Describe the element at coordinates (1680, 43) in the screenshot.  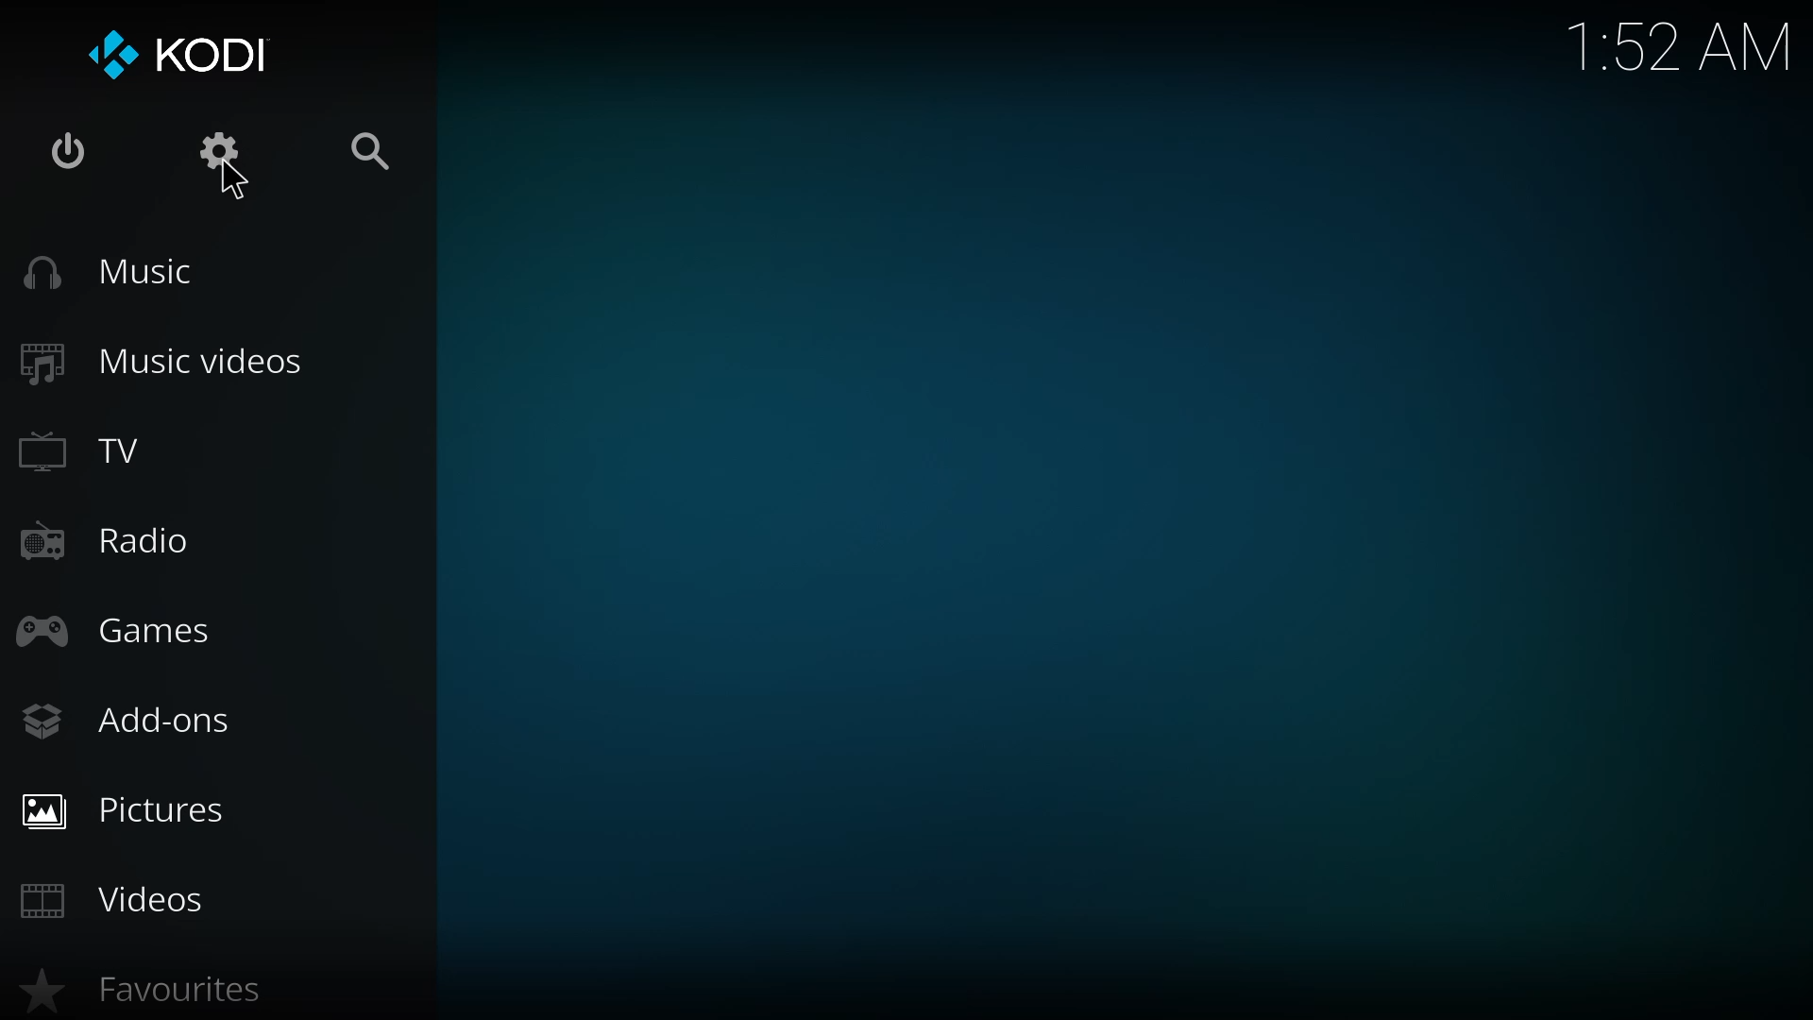
I see `time` at that location.